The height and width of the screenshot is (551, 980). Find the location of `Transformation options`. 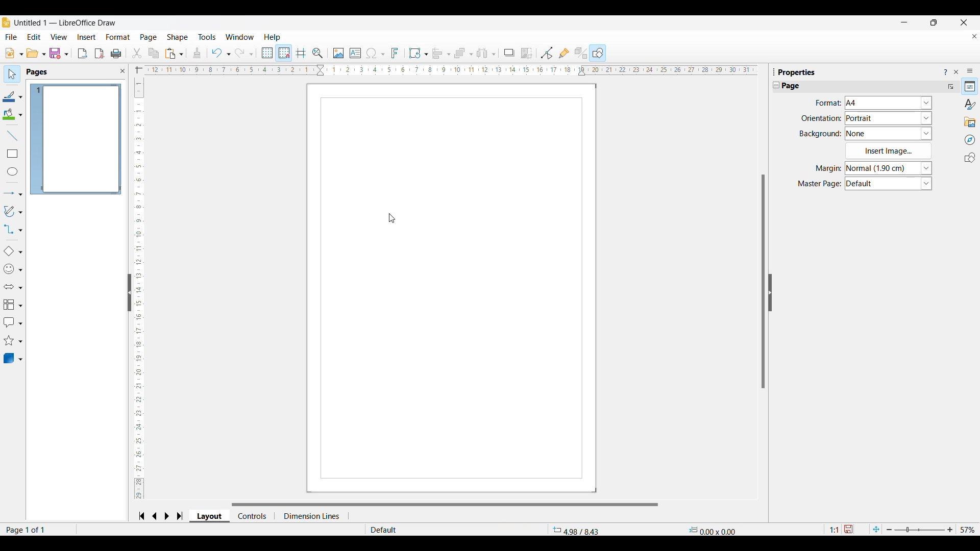

Transformation options is located at coordinates (419, 53).